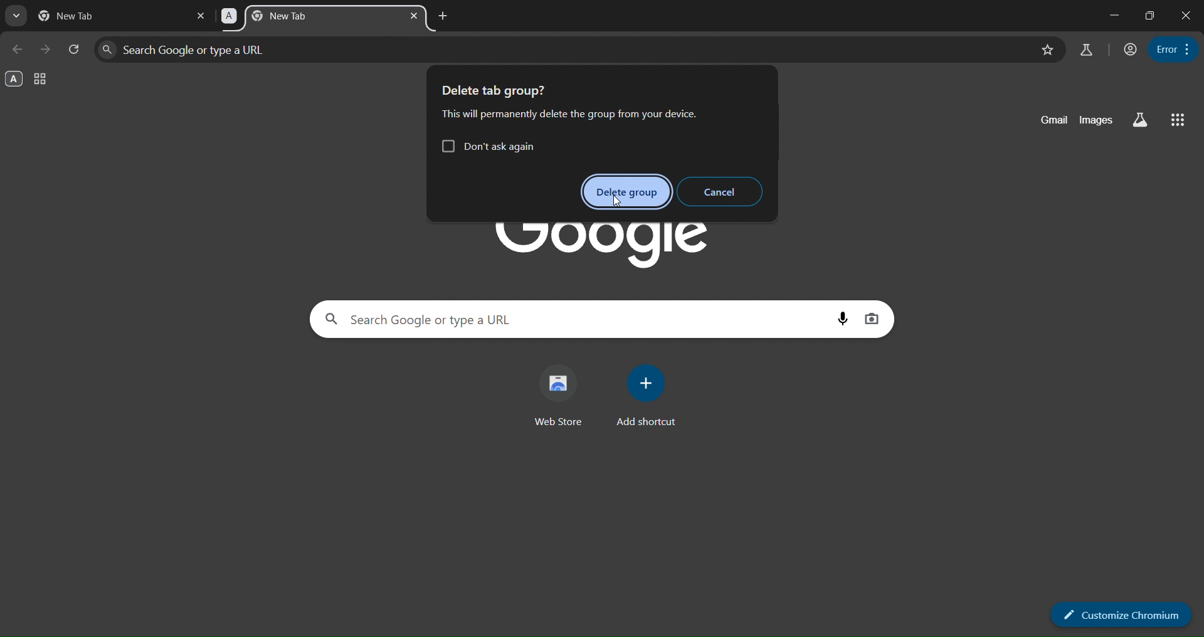 Image resolution: width=1204 pixels, height=637 pixels. I want to click on A -new tab, so click(307, 18).